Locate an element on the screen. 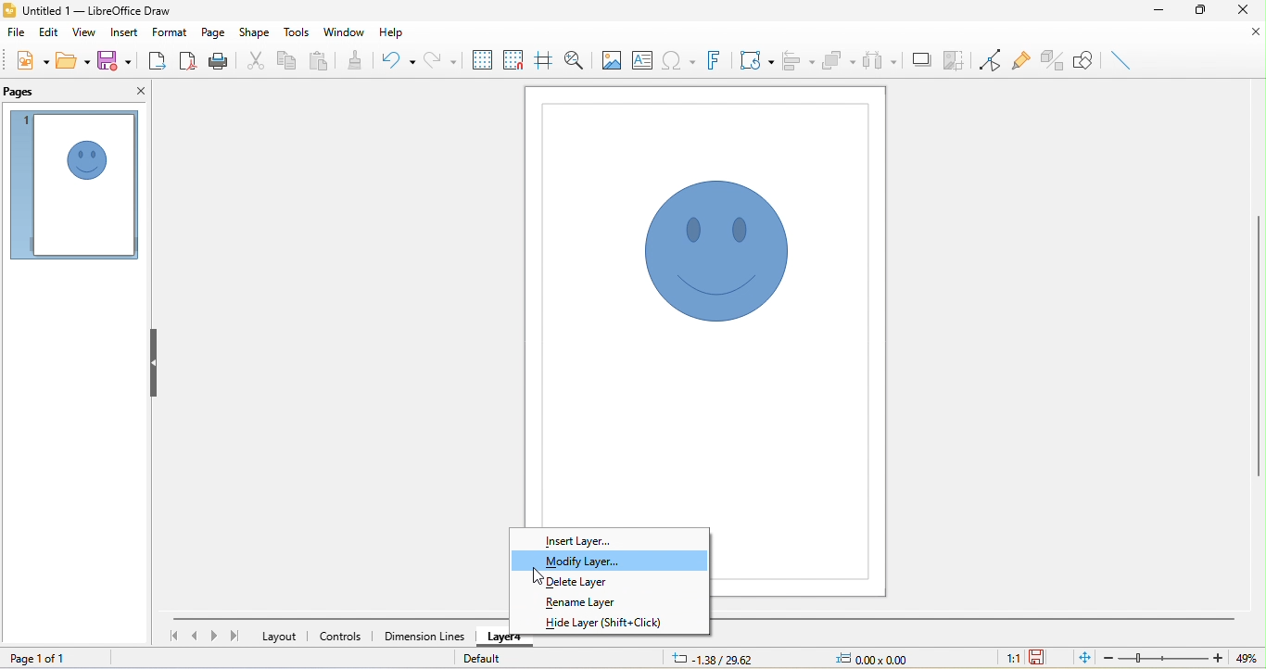  insert line is located at coordinates (1124, 58).